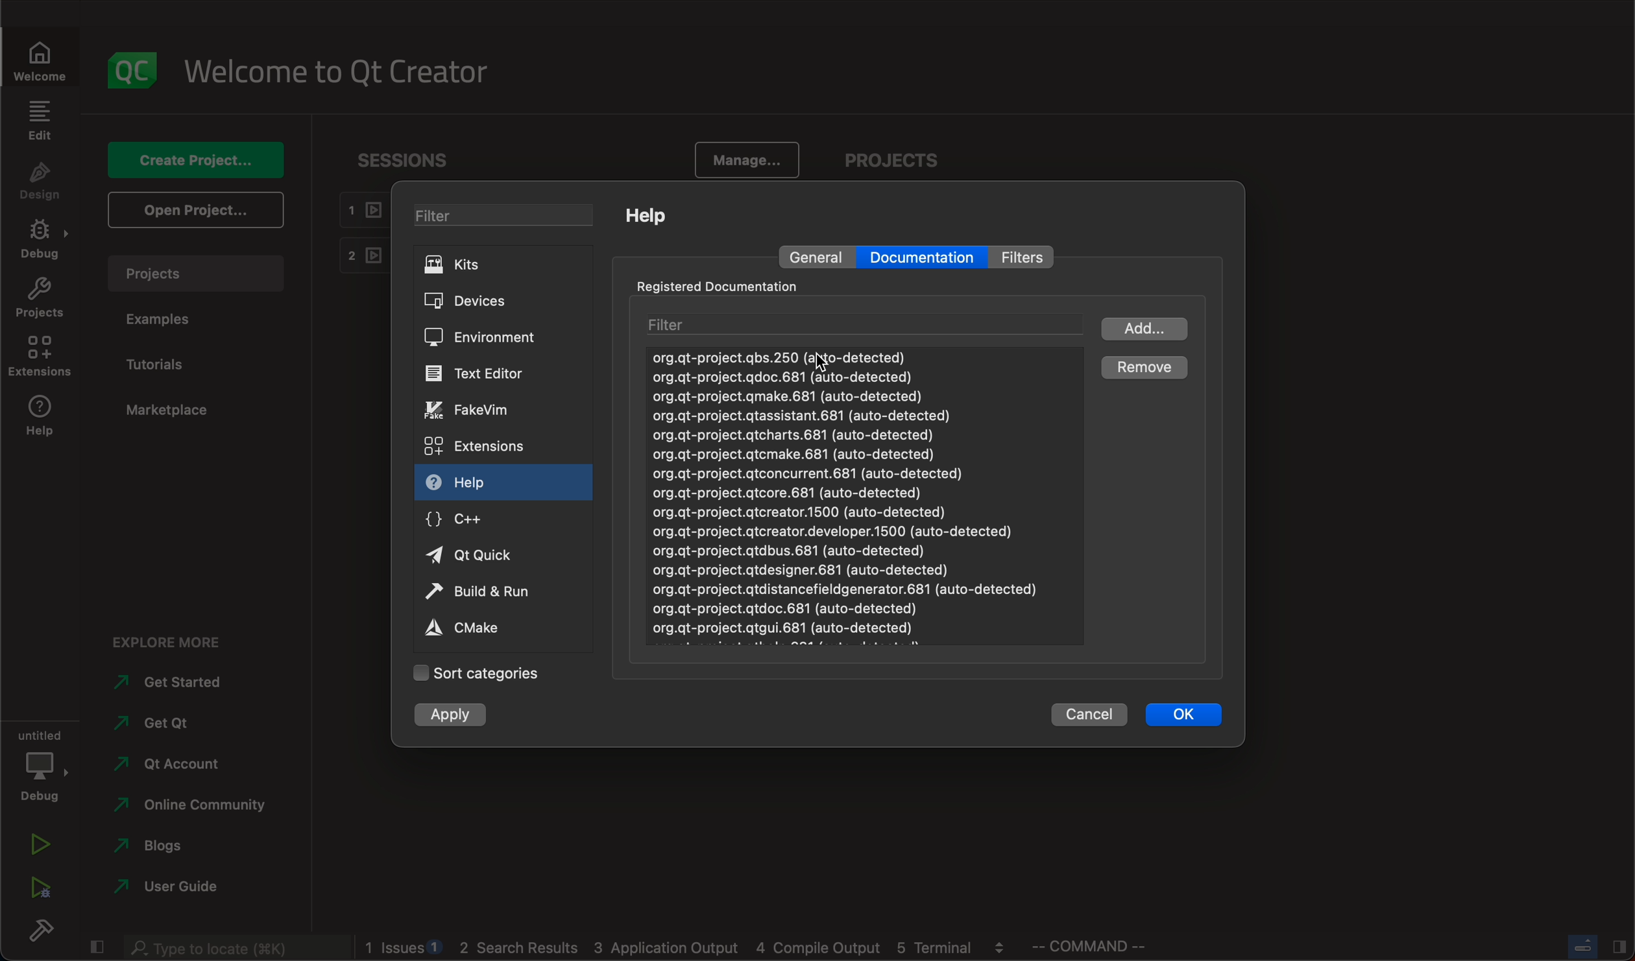  What do you see at coordinates (923, 257) in the screenshot?
I see `documentation` at bounding box center [923, 257].